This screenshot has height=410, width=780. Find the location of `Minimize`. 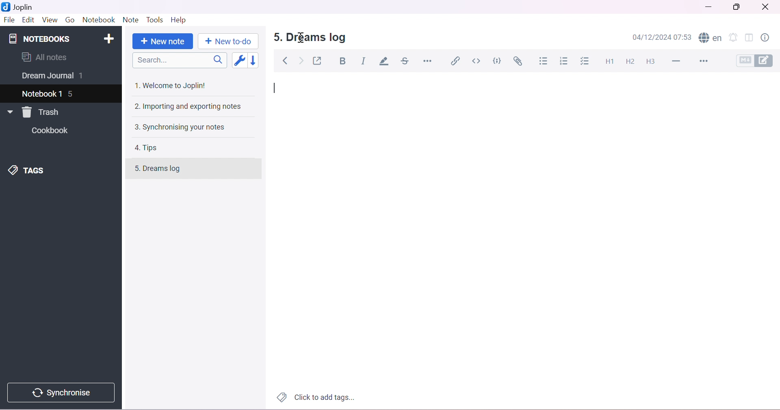

Minimize is located at coordinates (707, 8).